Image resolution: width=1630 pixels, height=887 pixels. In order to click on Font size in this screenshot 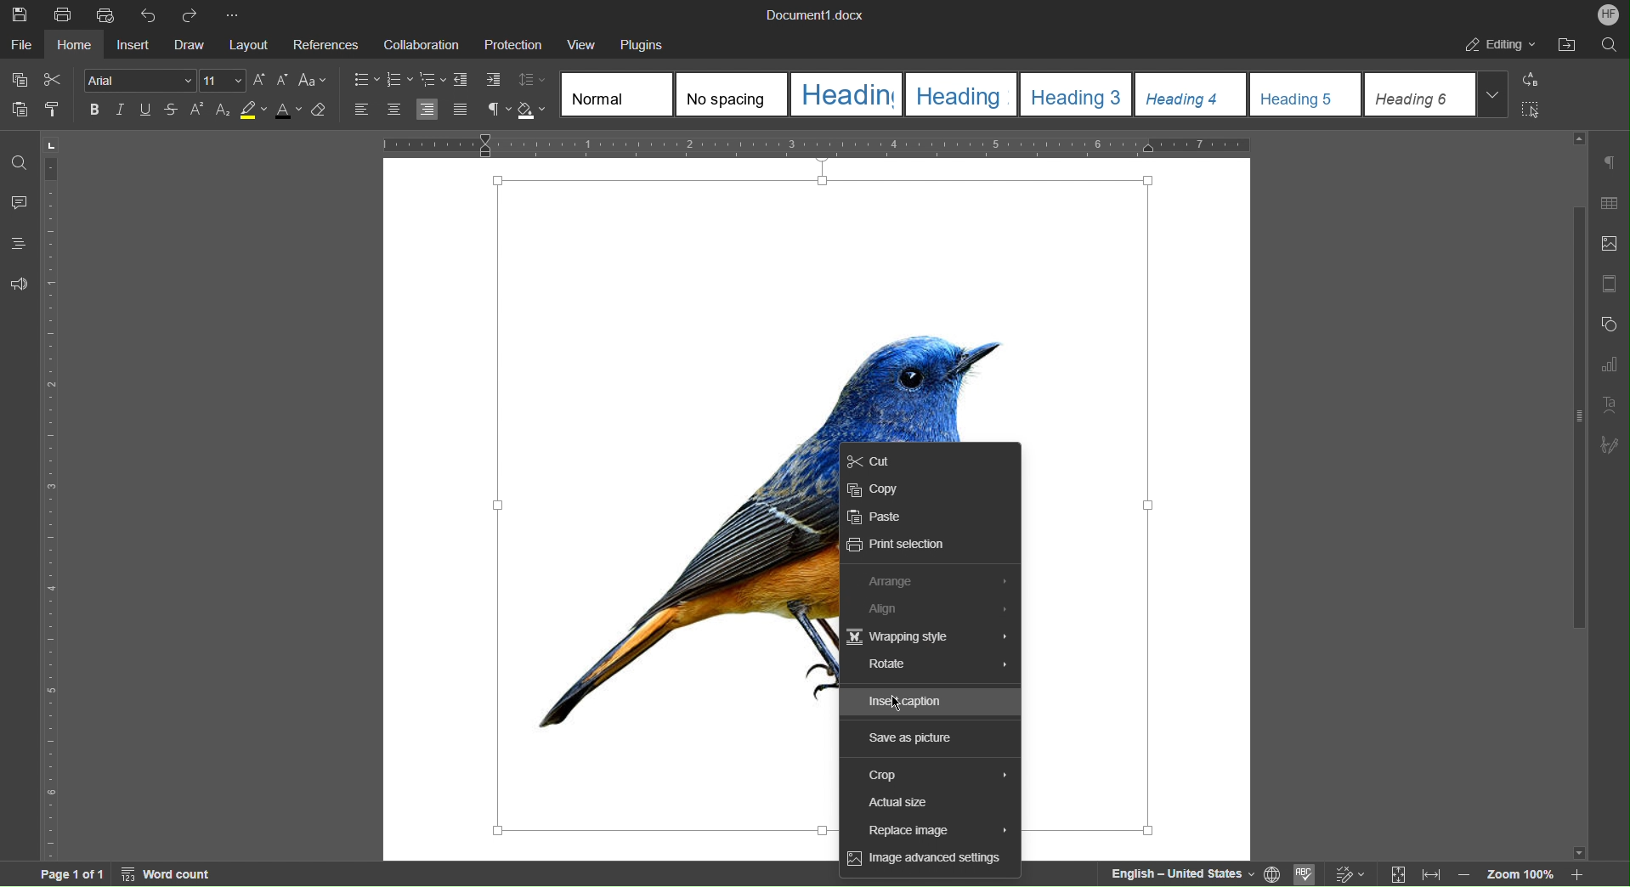, I will do `click(224, 80)`.